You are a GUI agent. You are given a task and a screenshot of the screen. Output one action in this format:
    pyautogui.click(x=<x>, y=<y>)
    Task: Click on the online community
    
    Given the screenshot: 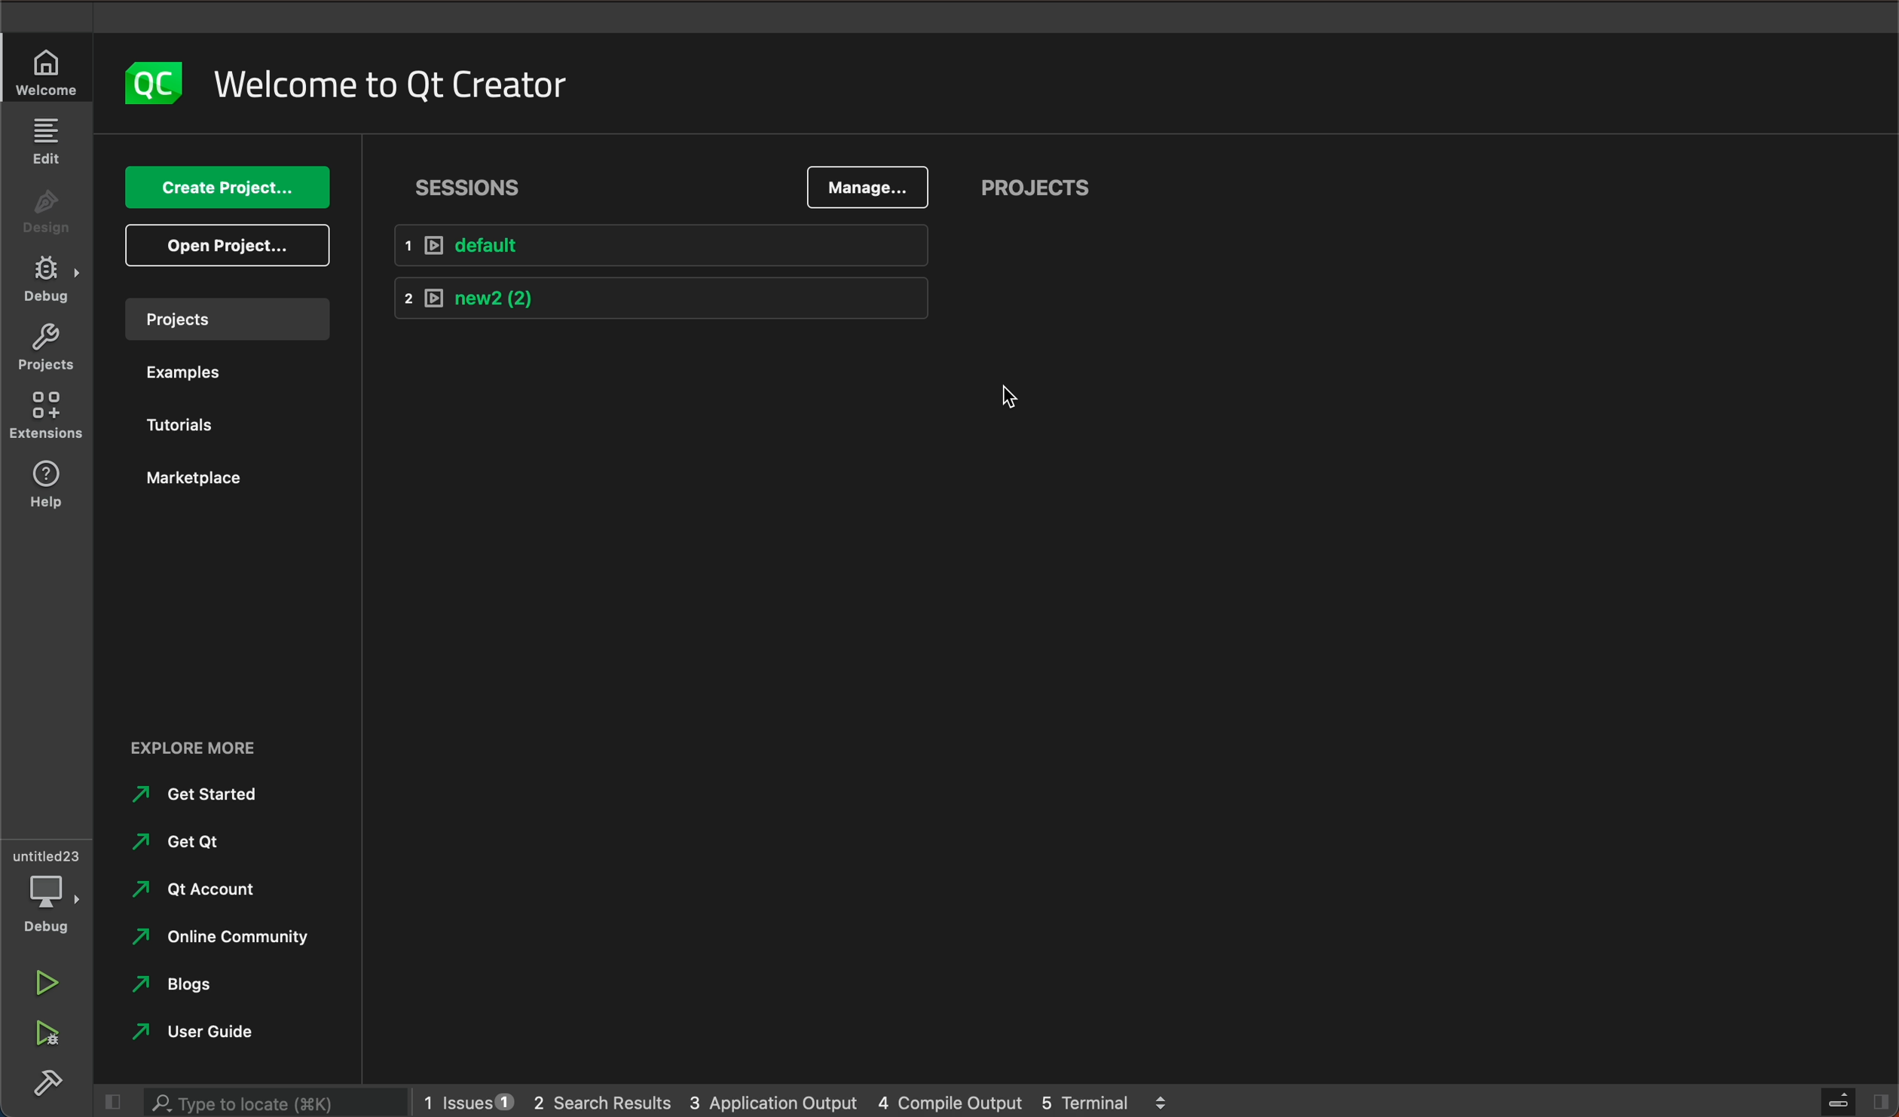 What is the action you would take?
    pyautogui.click(x=228, y=935)
    